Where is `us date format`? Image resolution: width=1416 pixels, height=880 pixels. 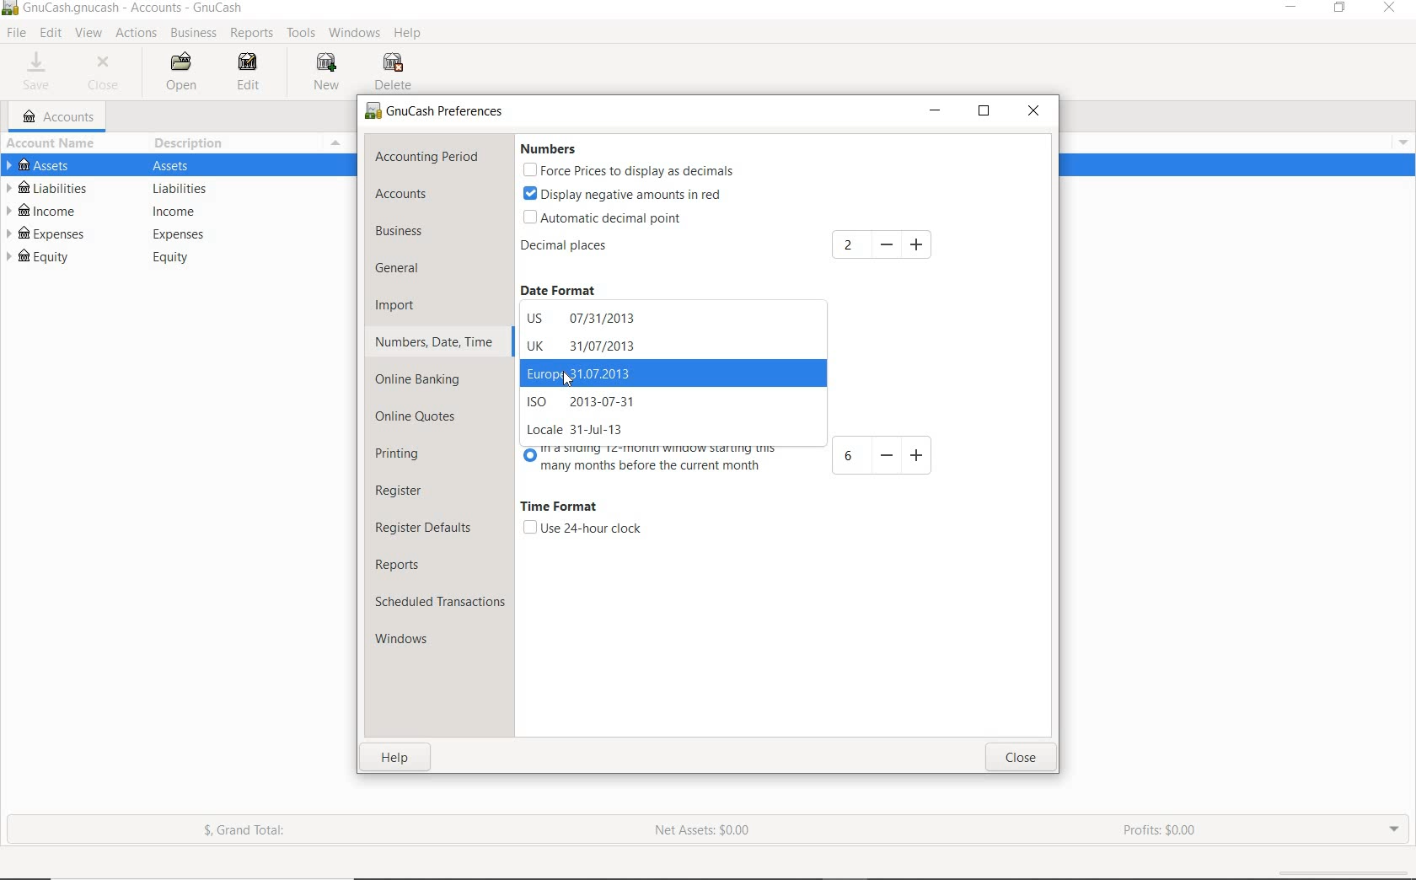
us date format is located at coordinates (592, 318).